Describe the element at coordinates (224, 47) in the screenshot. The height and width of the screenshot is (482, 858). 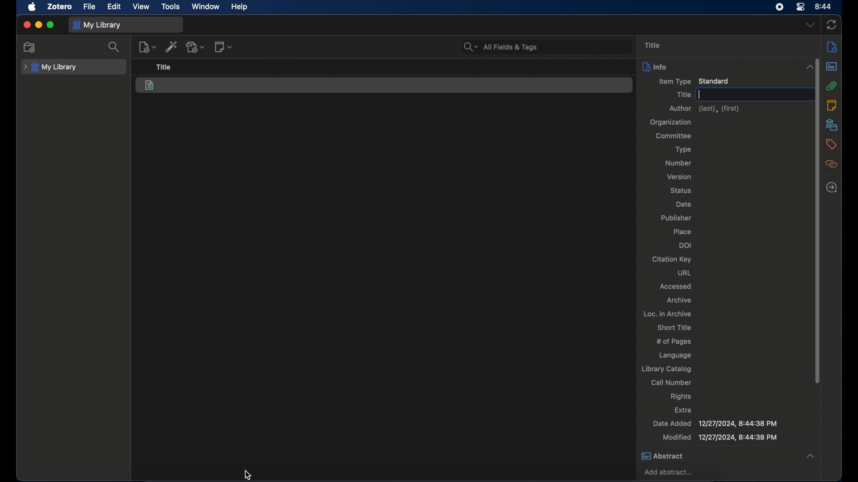
I see `new note` at that location.